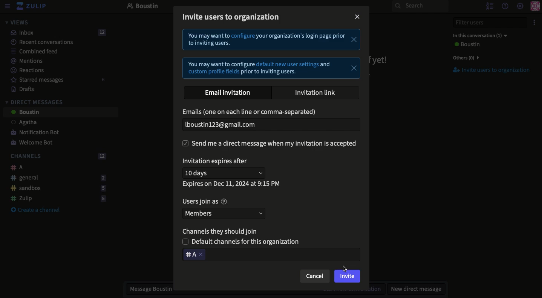 This screenshot has height=298, width=542. I want to click on Invite for this particular channel, so click(271, 254).